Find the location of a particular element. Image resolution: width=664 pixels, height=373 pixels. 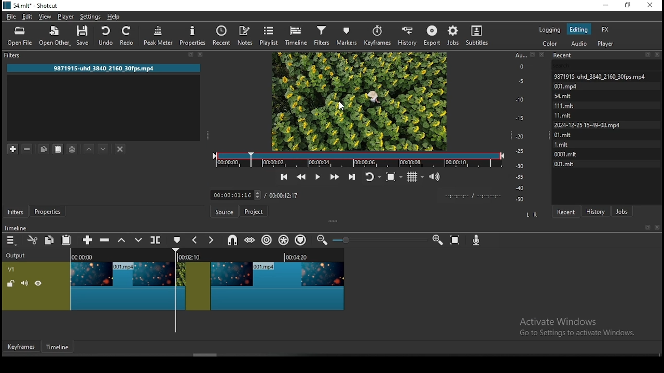

timeline is located at coordinates (59, 349).